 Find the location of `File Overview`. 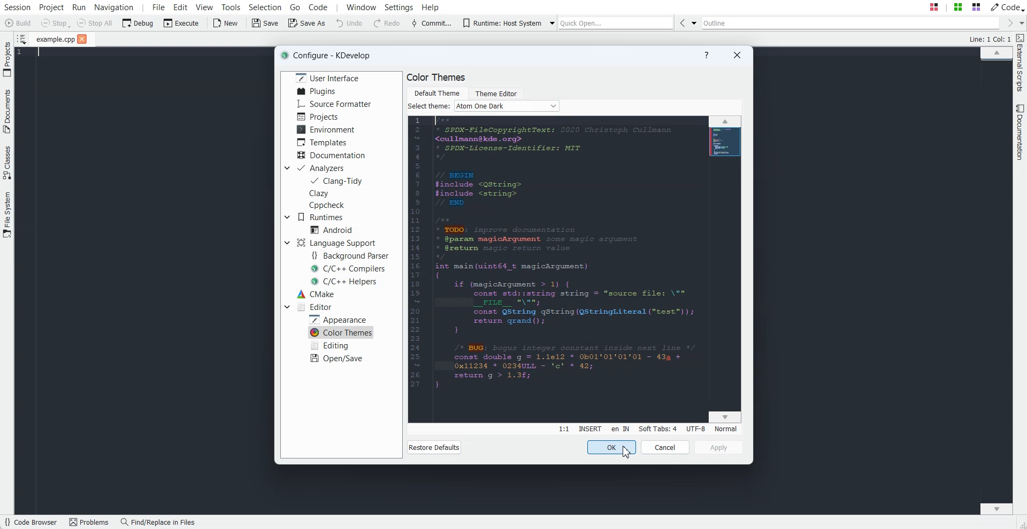

File Overview is located at coordinates (994, 61).